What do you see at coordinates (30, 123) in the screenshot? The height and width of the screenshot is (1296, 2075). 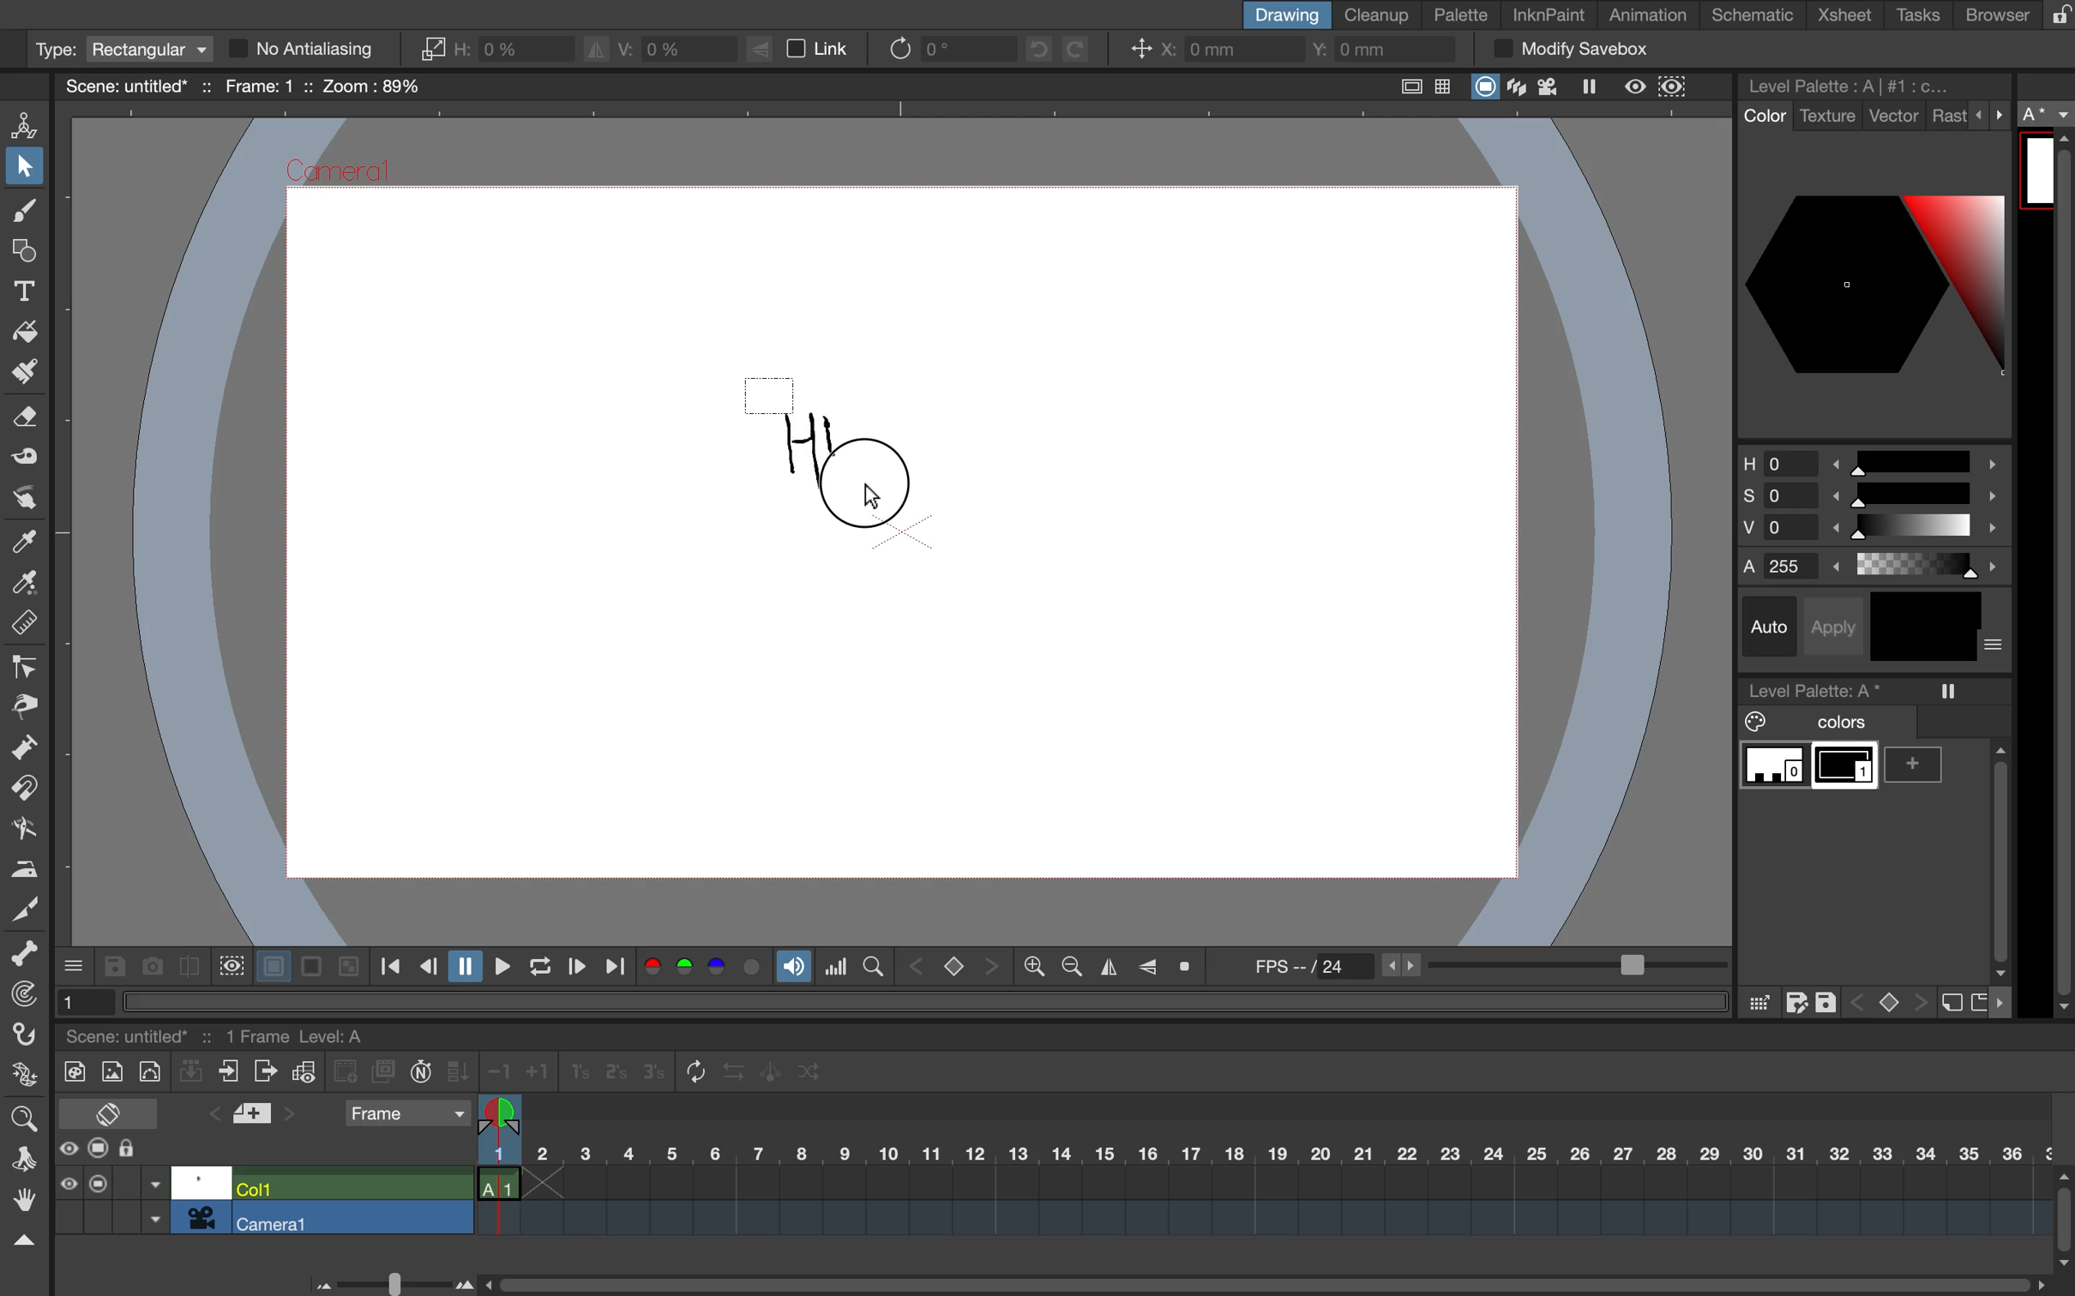 I see `animate tool` at bounding box center [30, 123].